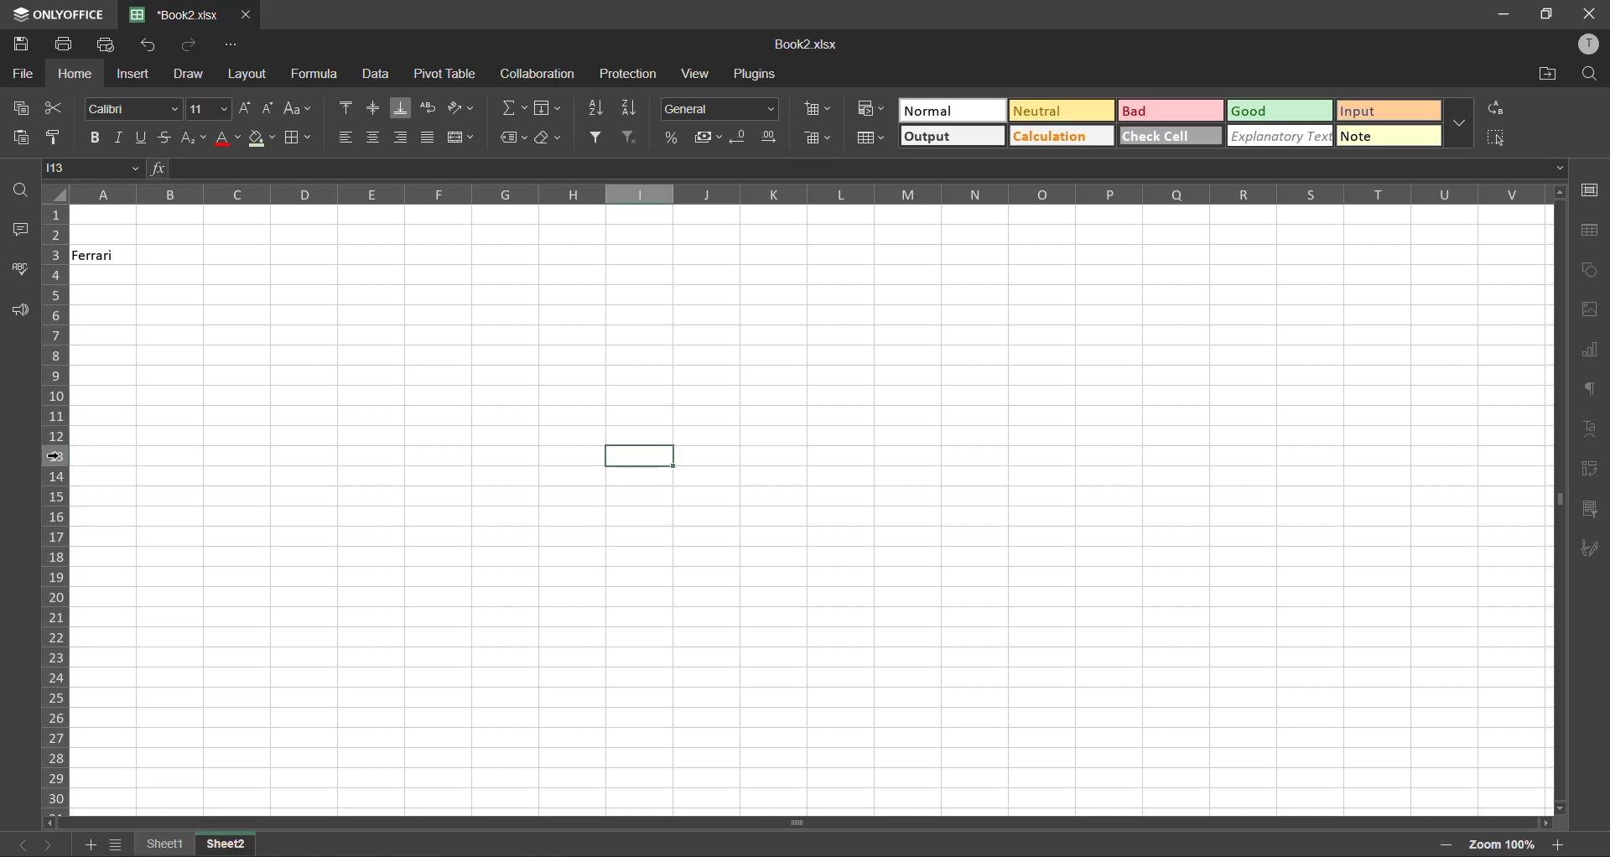  What do you see at coordinates (316, 73) in the screenshot?
I see `formula` at bounding box center [316, 73].